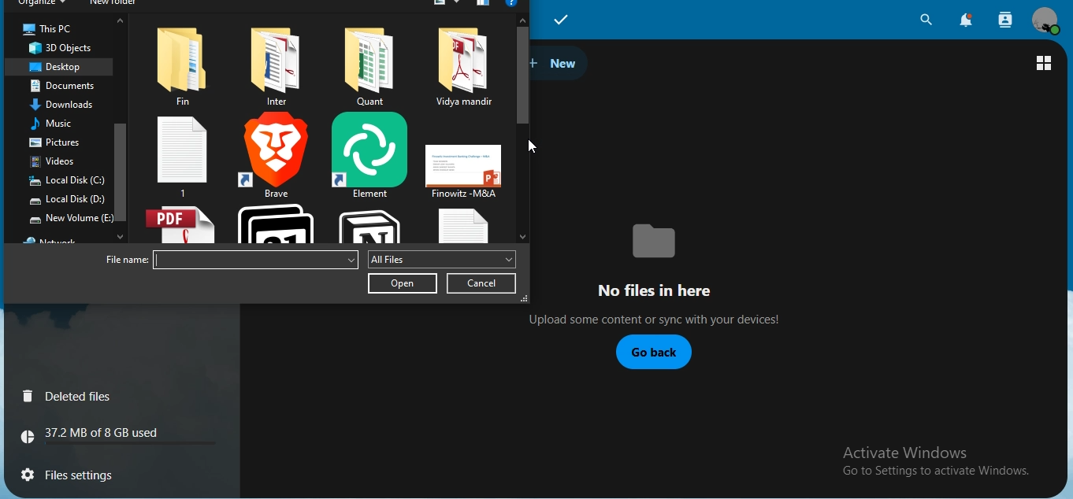 Image resolution: width=1073 pixels, height=499 pixels. I want to click on view profile, so click(1045, 20).